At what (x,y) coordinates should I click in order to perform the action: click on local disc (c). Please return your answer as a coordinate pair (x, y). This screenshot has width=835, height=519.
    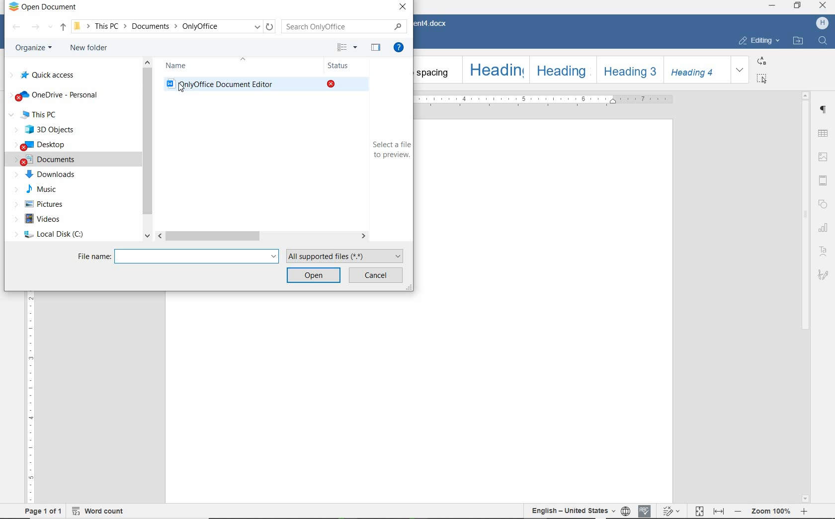
    Looking at the image, I should click on (47, 236).